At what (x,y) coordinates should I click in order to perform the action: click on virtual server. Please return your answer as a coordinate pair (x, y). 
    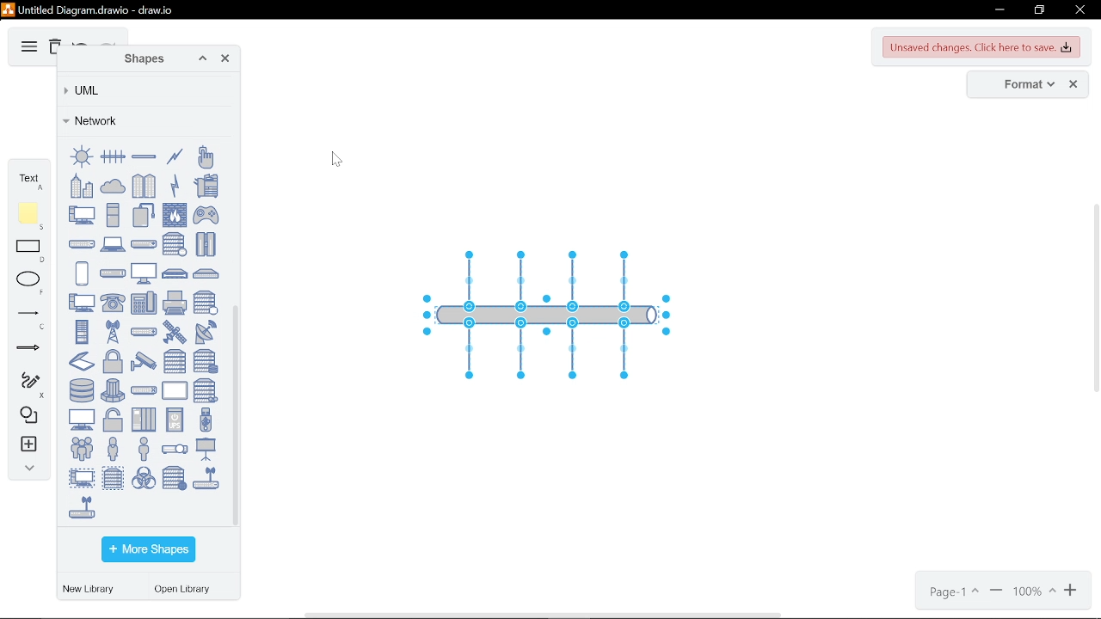
    Looking at the image, I should click on (113, 477).